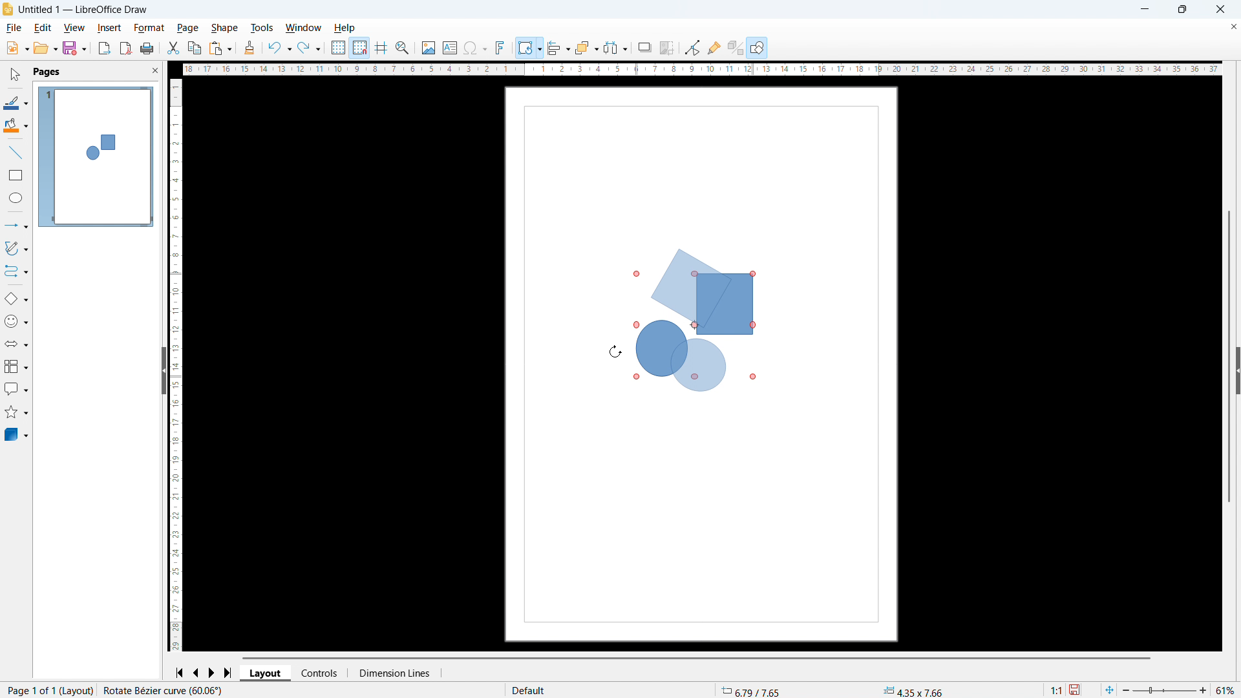 This screenshot has width=1241, height=698. I want to click on Arrange , so click(588, 47).